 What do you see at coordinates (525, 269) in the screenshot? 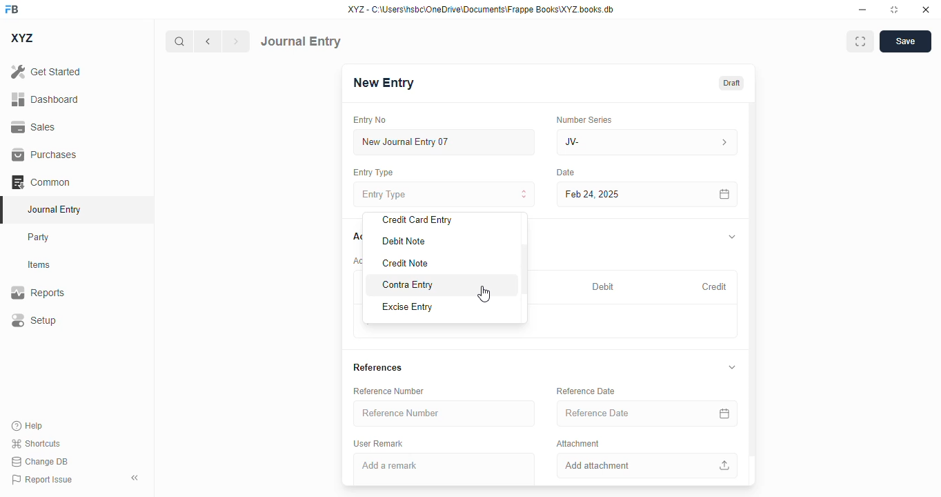
I see `scroll bar` at bounding box center [525, 269].